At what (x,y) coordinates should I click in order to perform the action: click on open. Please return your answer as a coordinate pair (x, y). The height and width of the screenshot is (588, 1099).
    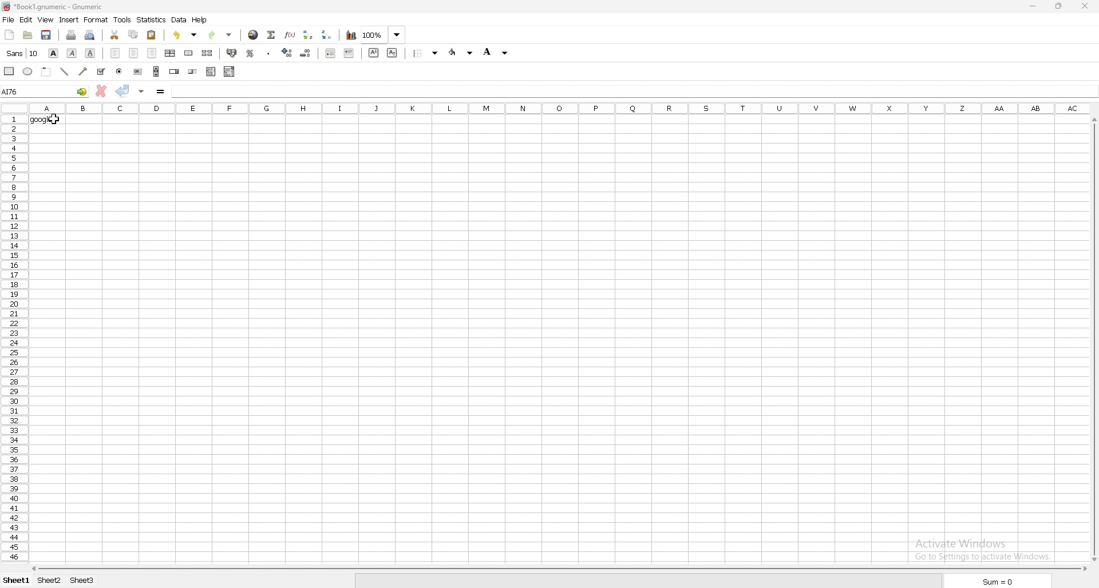
    Looking at the image, I should click on (29, 35).